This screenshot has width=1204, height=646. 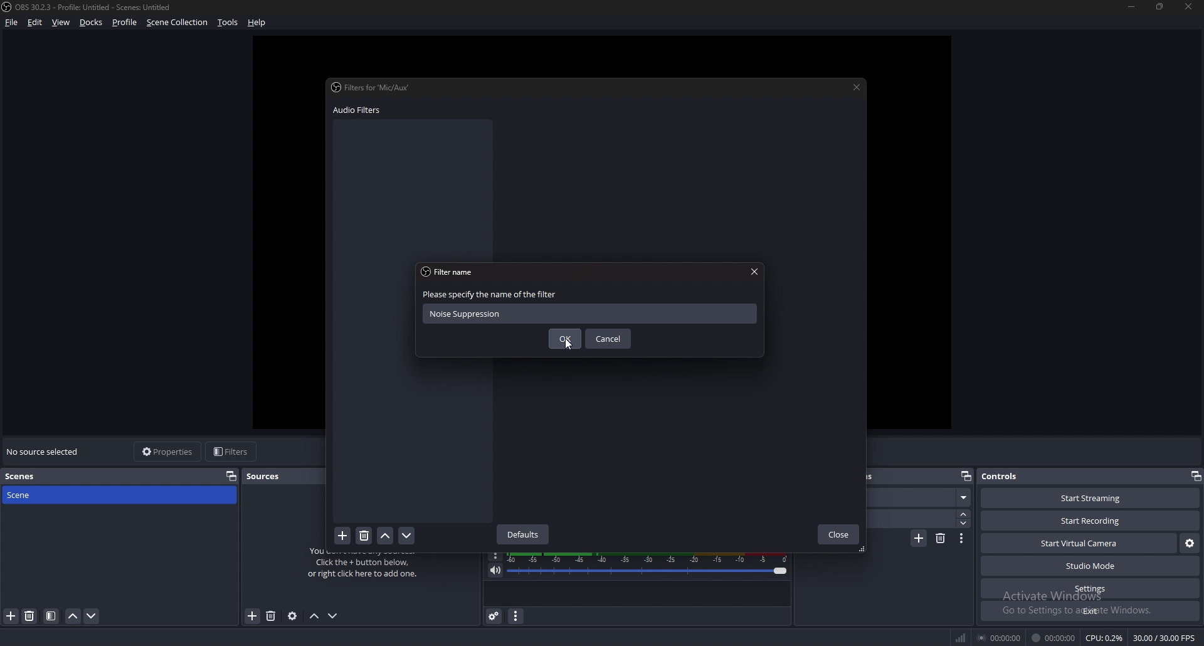 What do you see at coordinates (334, 616) in the screenshot?
I see `move source down` at bounding box center [334, 616].